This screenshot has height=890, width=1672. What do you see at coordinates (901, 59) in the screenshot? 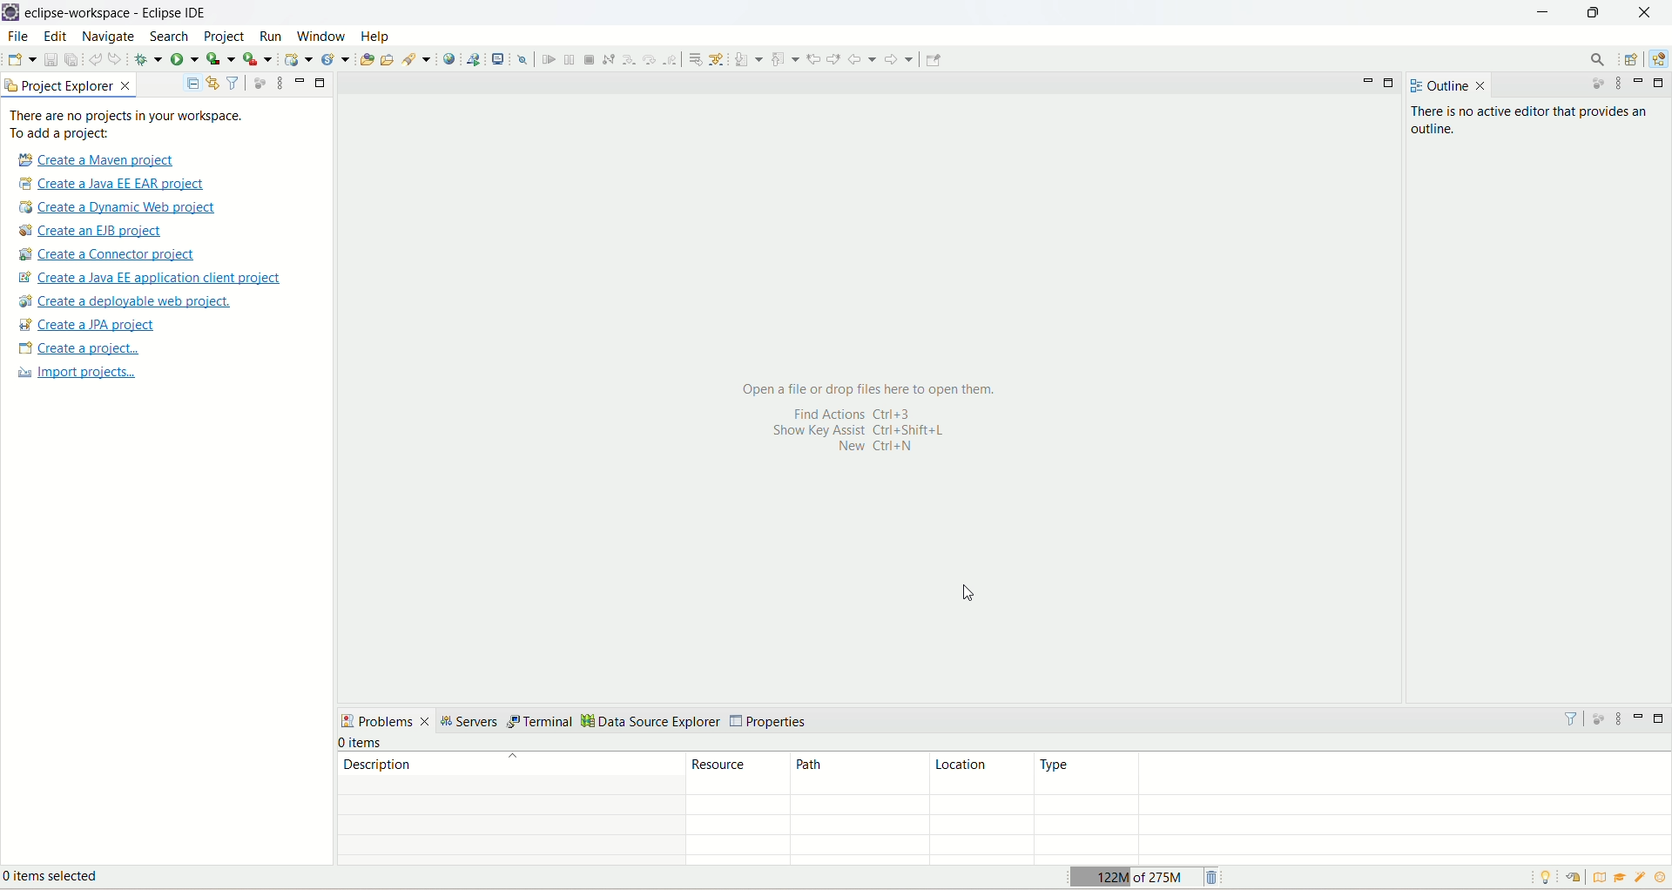
I see `forward` at bounding box center [901, 59].